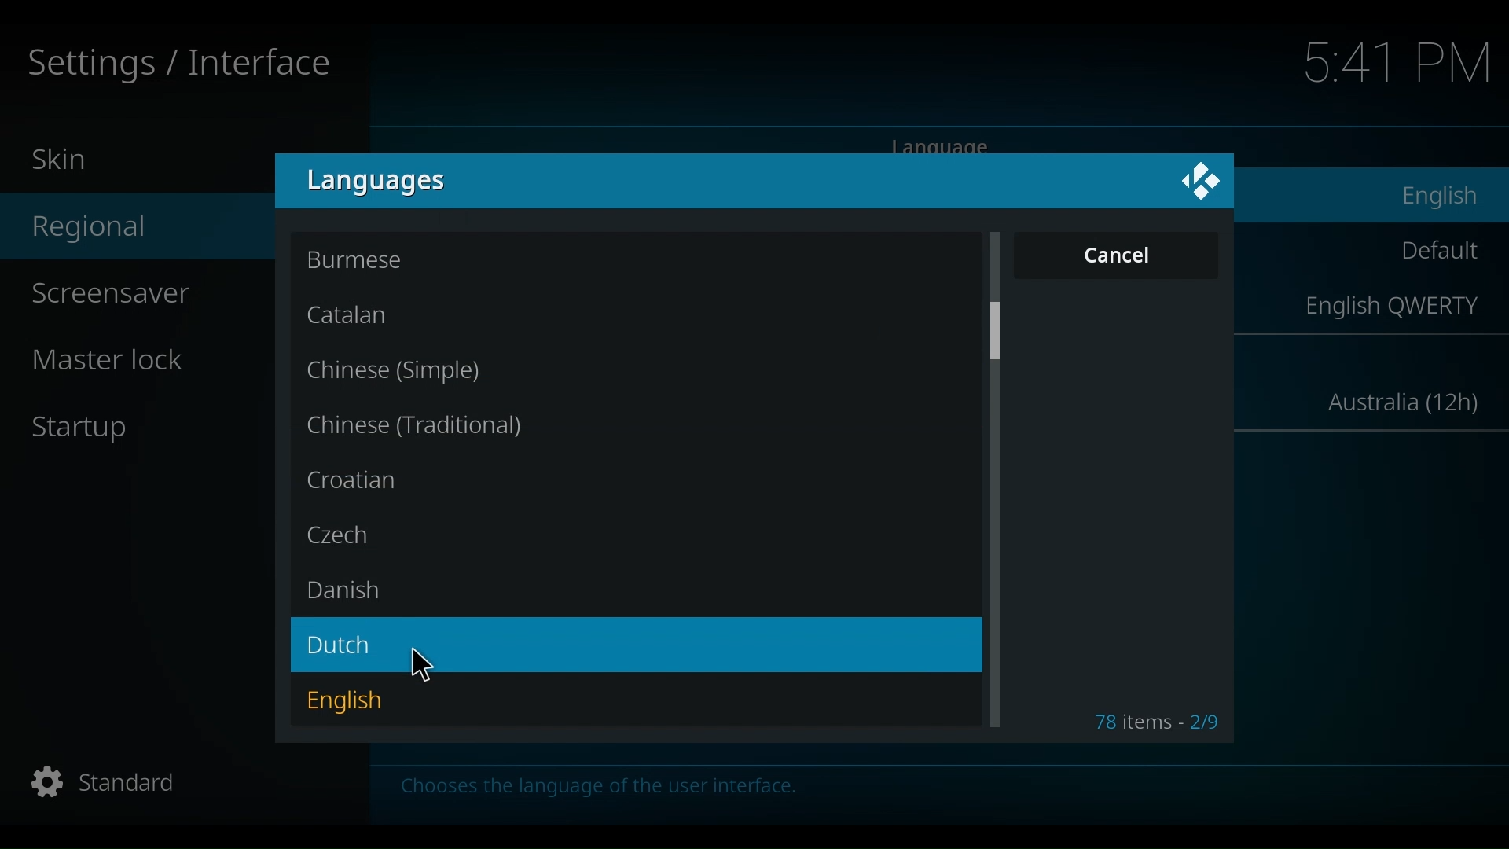 The width and height of the screenshot is (1509, 849). Describe the element at coordinates (173, 65) in the screenshot. I see `Settings / Interface` at that location.